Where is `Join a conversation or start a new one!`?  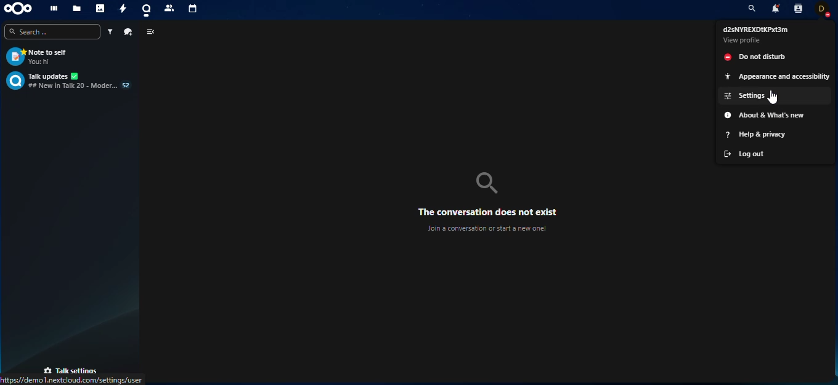 Join a conversation or start a new one! is located at coordinates (486, 228).